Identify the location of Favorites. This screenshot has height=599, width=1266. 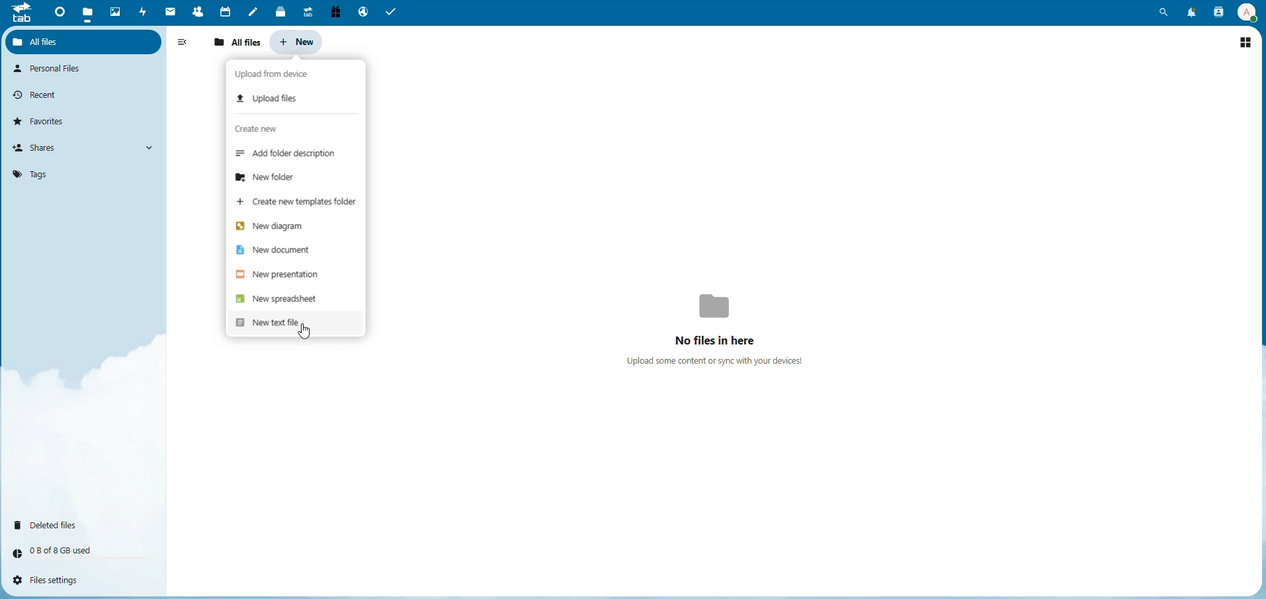
(44, 120).